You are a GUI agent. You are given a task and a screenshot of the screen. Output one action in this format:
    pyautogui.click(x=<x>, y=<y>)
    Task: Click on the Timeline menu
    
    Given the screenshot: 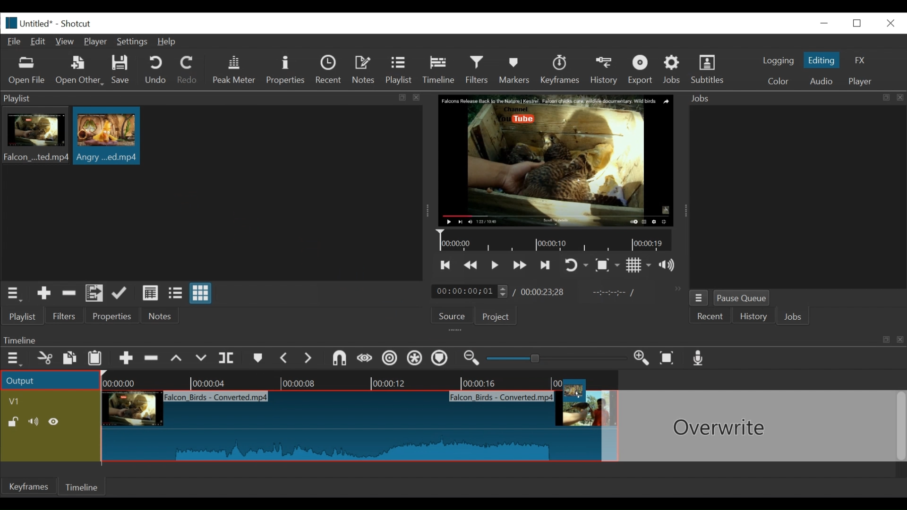 What is the action you would take?
    pyautogui.click(x=16, y=359)
    